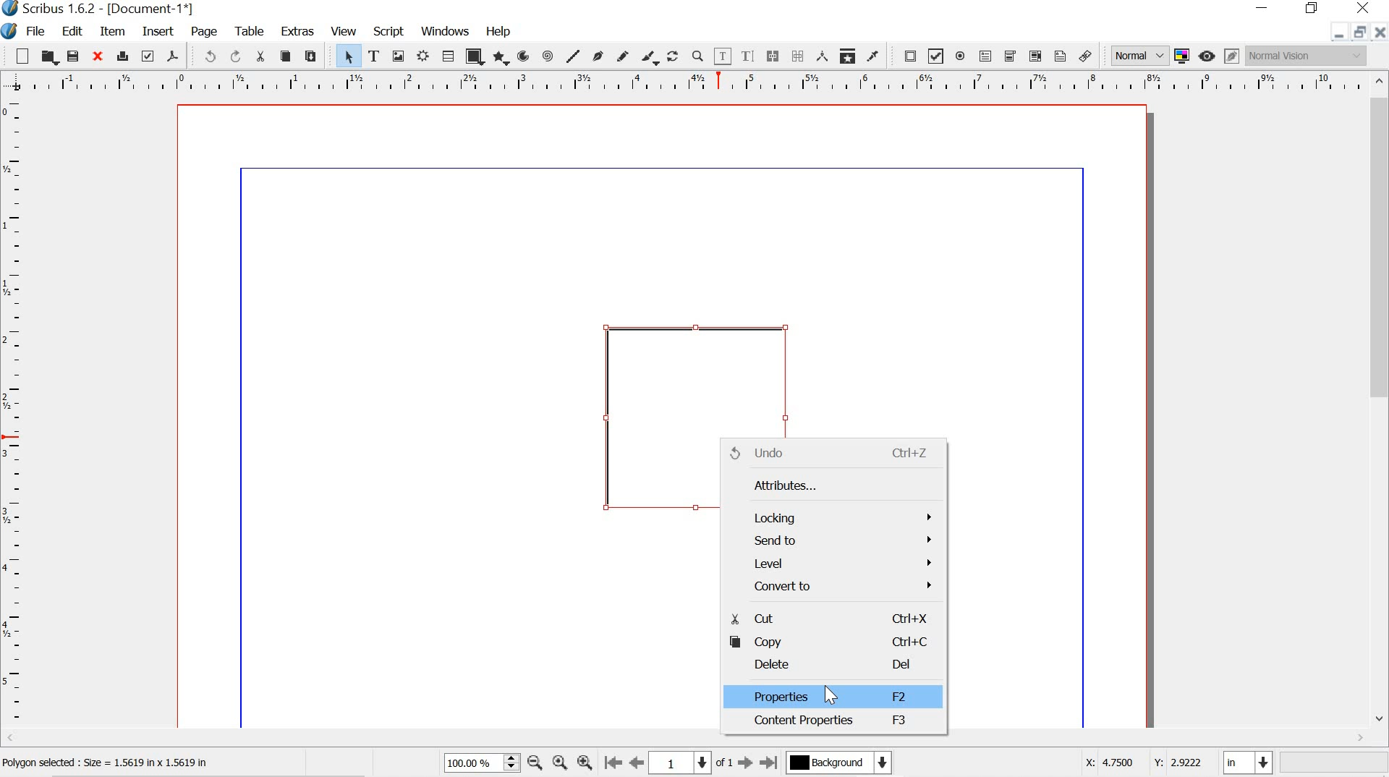  I want to click on open, so click(49, 56).